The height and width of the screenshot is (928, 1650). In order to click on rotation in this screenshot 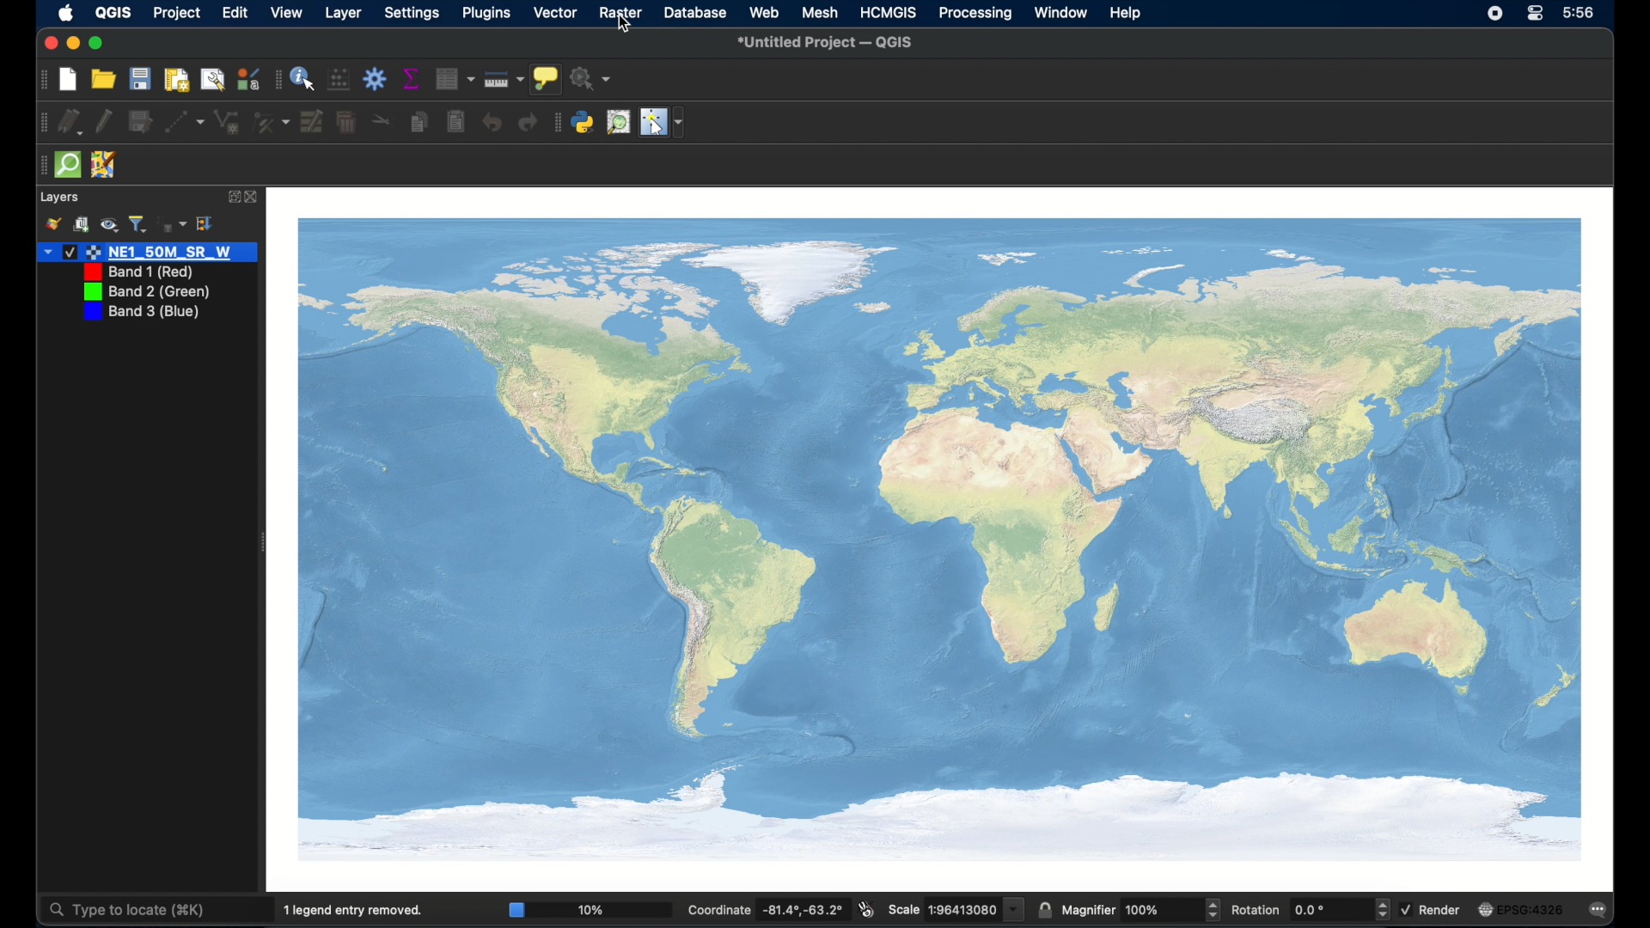, I will do `click(1301, 909)`.